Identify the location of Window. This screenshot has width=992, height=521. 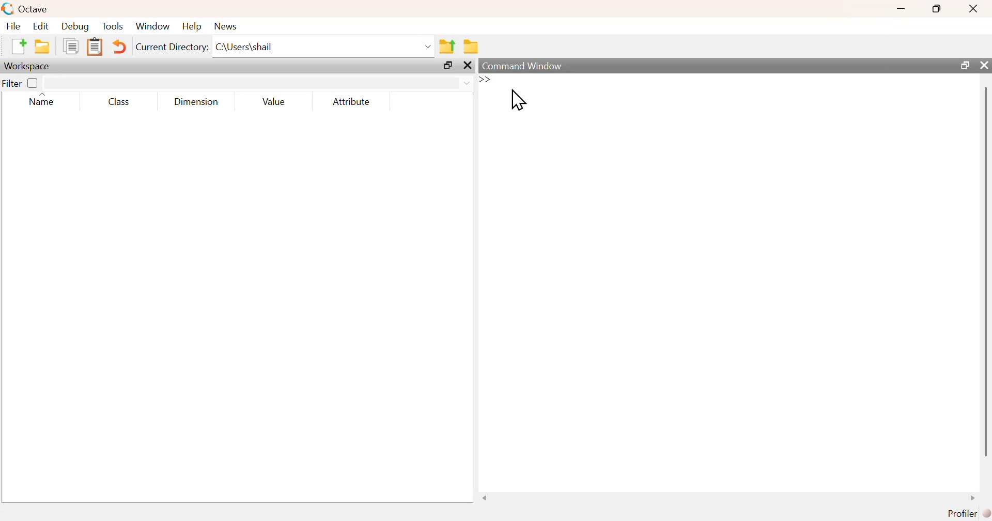
(152, 25).